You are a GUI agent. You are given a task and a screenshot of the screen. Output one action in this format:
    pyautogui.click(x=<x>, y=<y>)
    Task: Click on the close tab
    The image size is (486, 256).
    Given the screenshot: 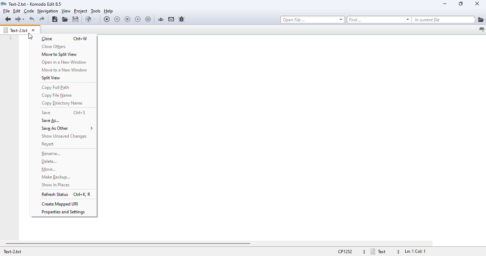 What is the action you would take?
    pyautogui.click(x=34, y=30)
    